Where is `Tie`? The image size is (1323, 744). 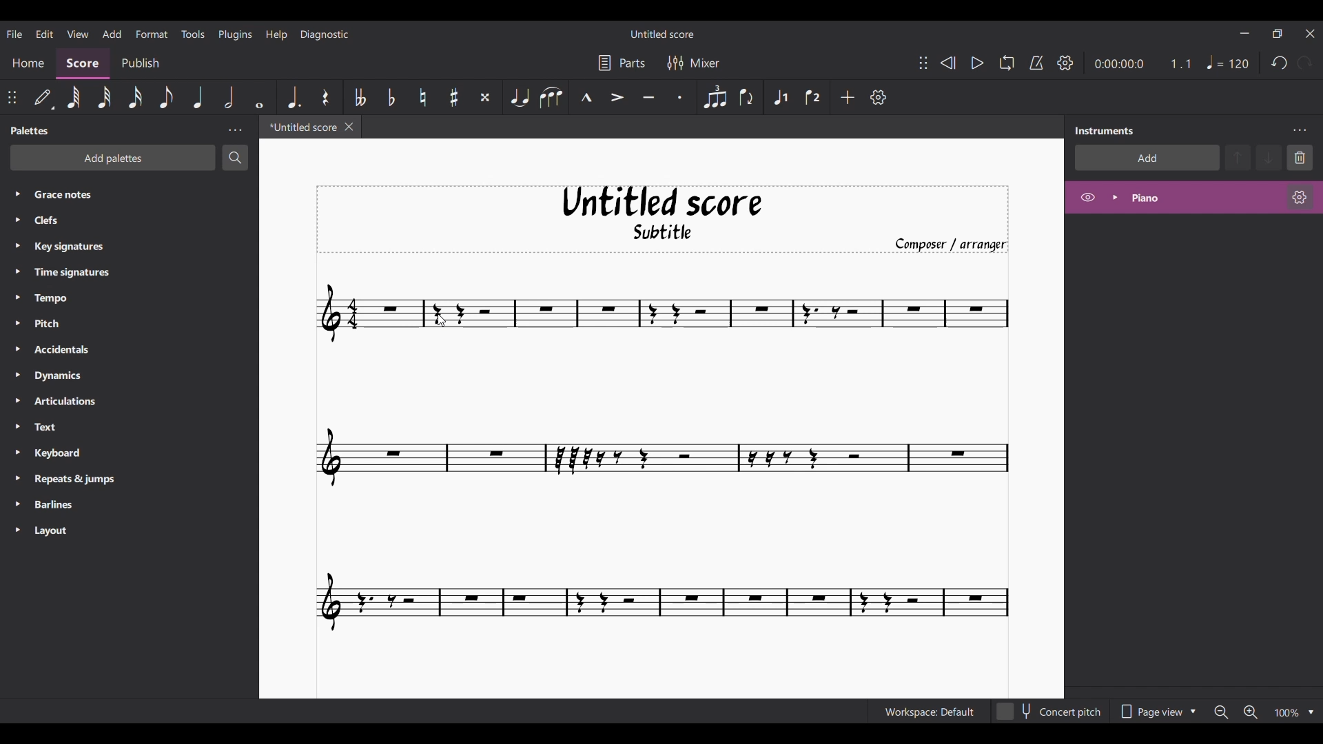 Tie is located at coordinates (519, 97).